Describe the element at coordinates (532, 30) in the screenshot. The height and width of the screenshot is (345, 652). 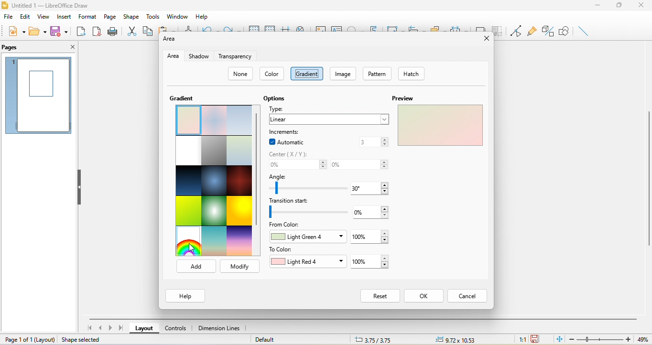
I see `glue point function` at that location.